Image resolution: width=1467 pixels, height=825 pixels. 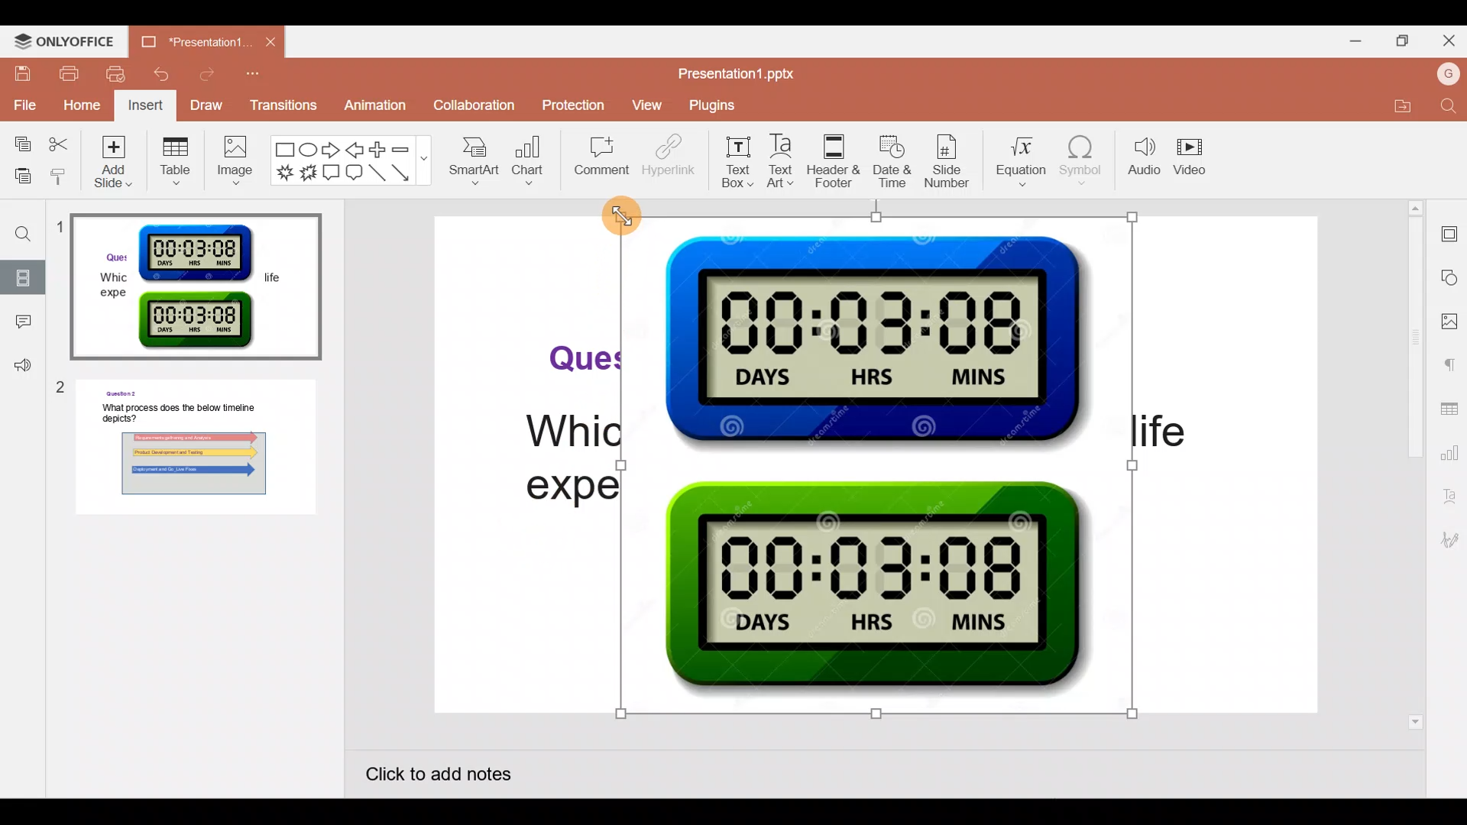 What do you see at coordinates (280, 172) in the screenshot?
I see `Explosion 1` at bounding box center [280, 172].